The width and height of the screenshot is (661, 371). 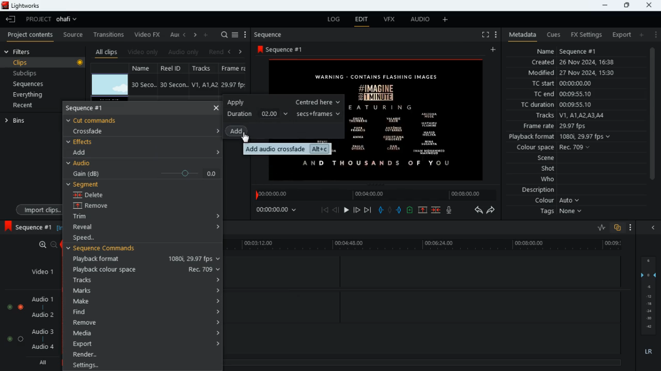 What do you see at coordinates (146, 280) in the screenshot?
I see `tracks` at bounding box center [146, 280].